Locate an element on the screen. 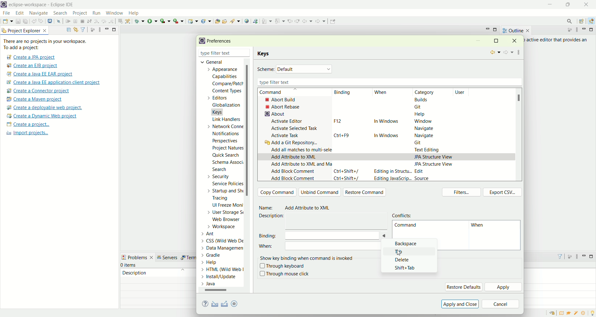  skip all breakpoints is located at coordinates (60, 21).